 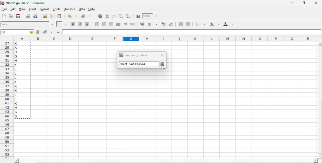 I want to click on alphabets, so click(x=18, y=80).